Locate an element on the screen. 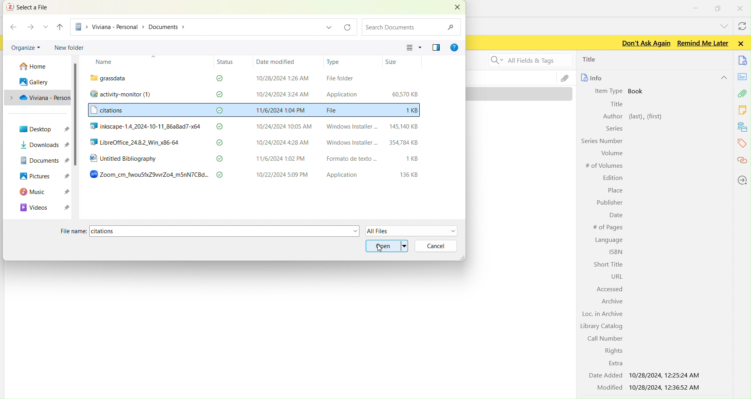 This screenshot has height=399, width=751. Search all fields and tags is located at coordinates (528, 60).